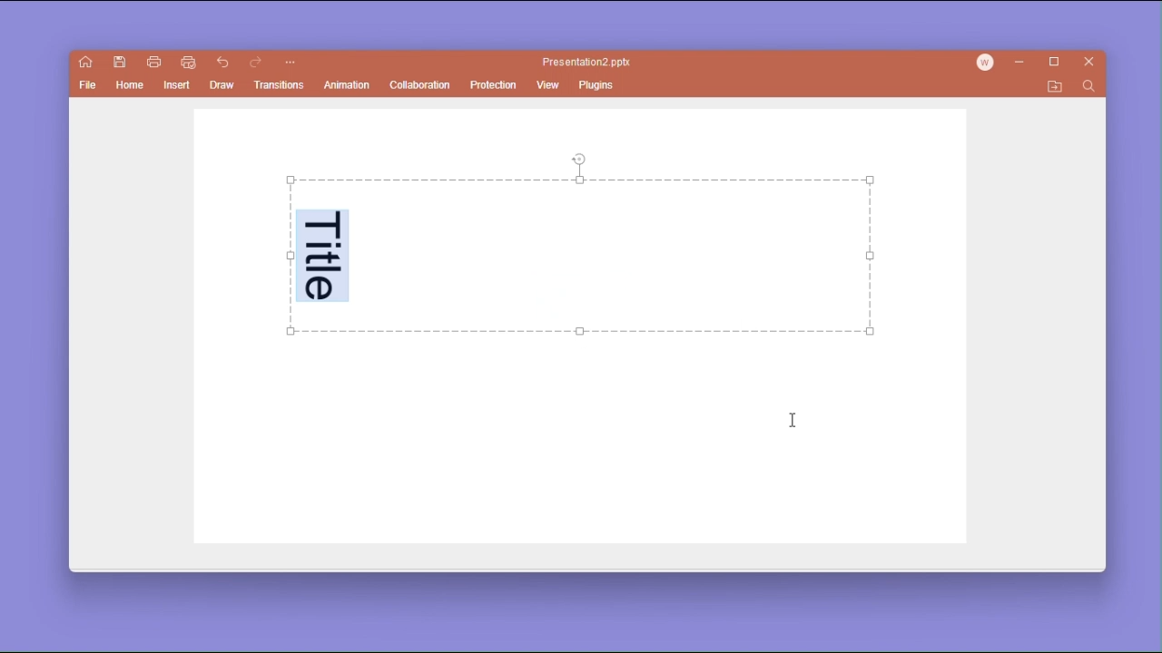 This screenshot has height=653, width=1162. Describe the element at coordinates (989, 63) in the screenshot. I see `account icon` at that location.